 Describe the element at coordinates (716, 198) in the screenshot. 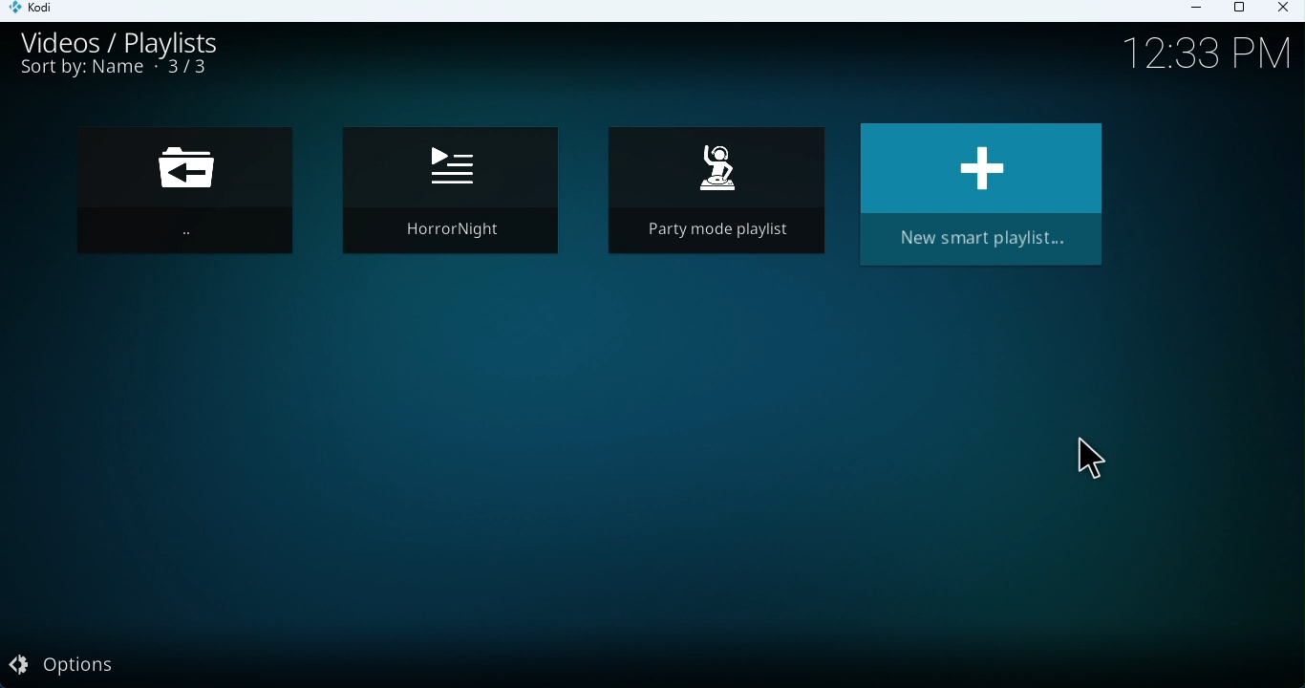

I see `Party mode playlist` at that location.